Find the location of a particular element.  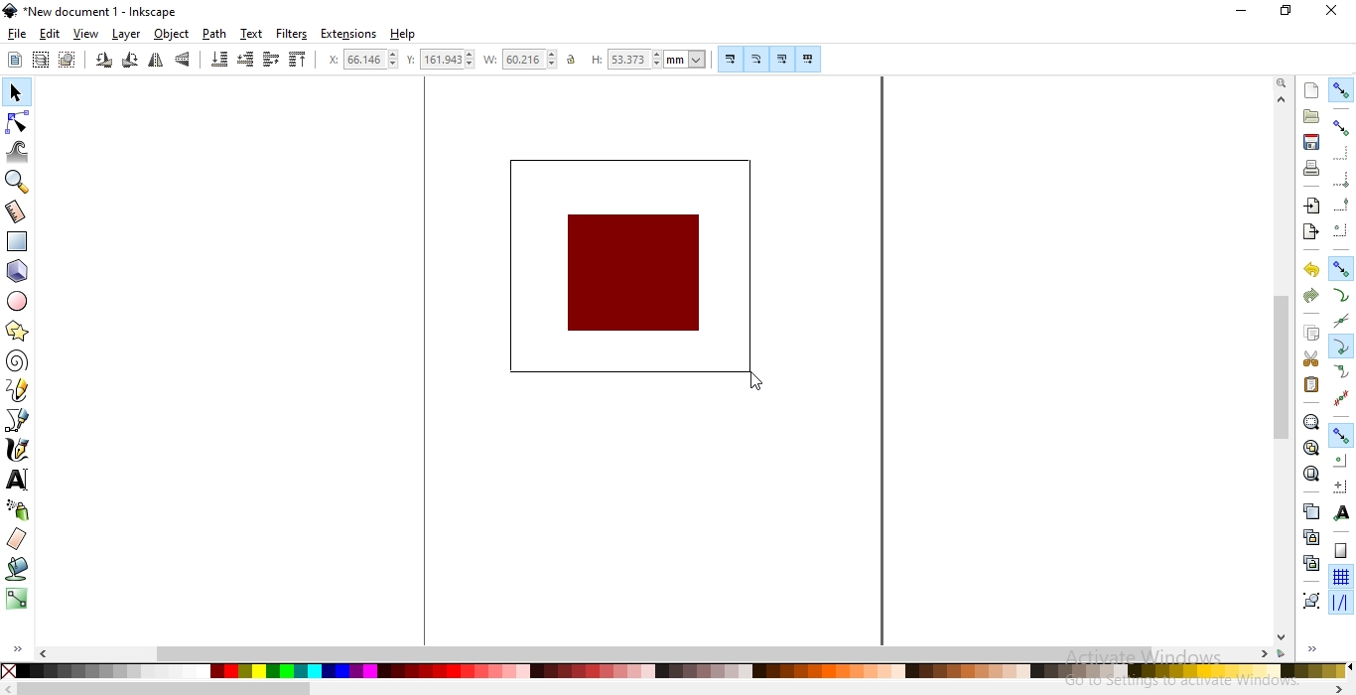

scrollbar is located at coordinates (1282, 365).